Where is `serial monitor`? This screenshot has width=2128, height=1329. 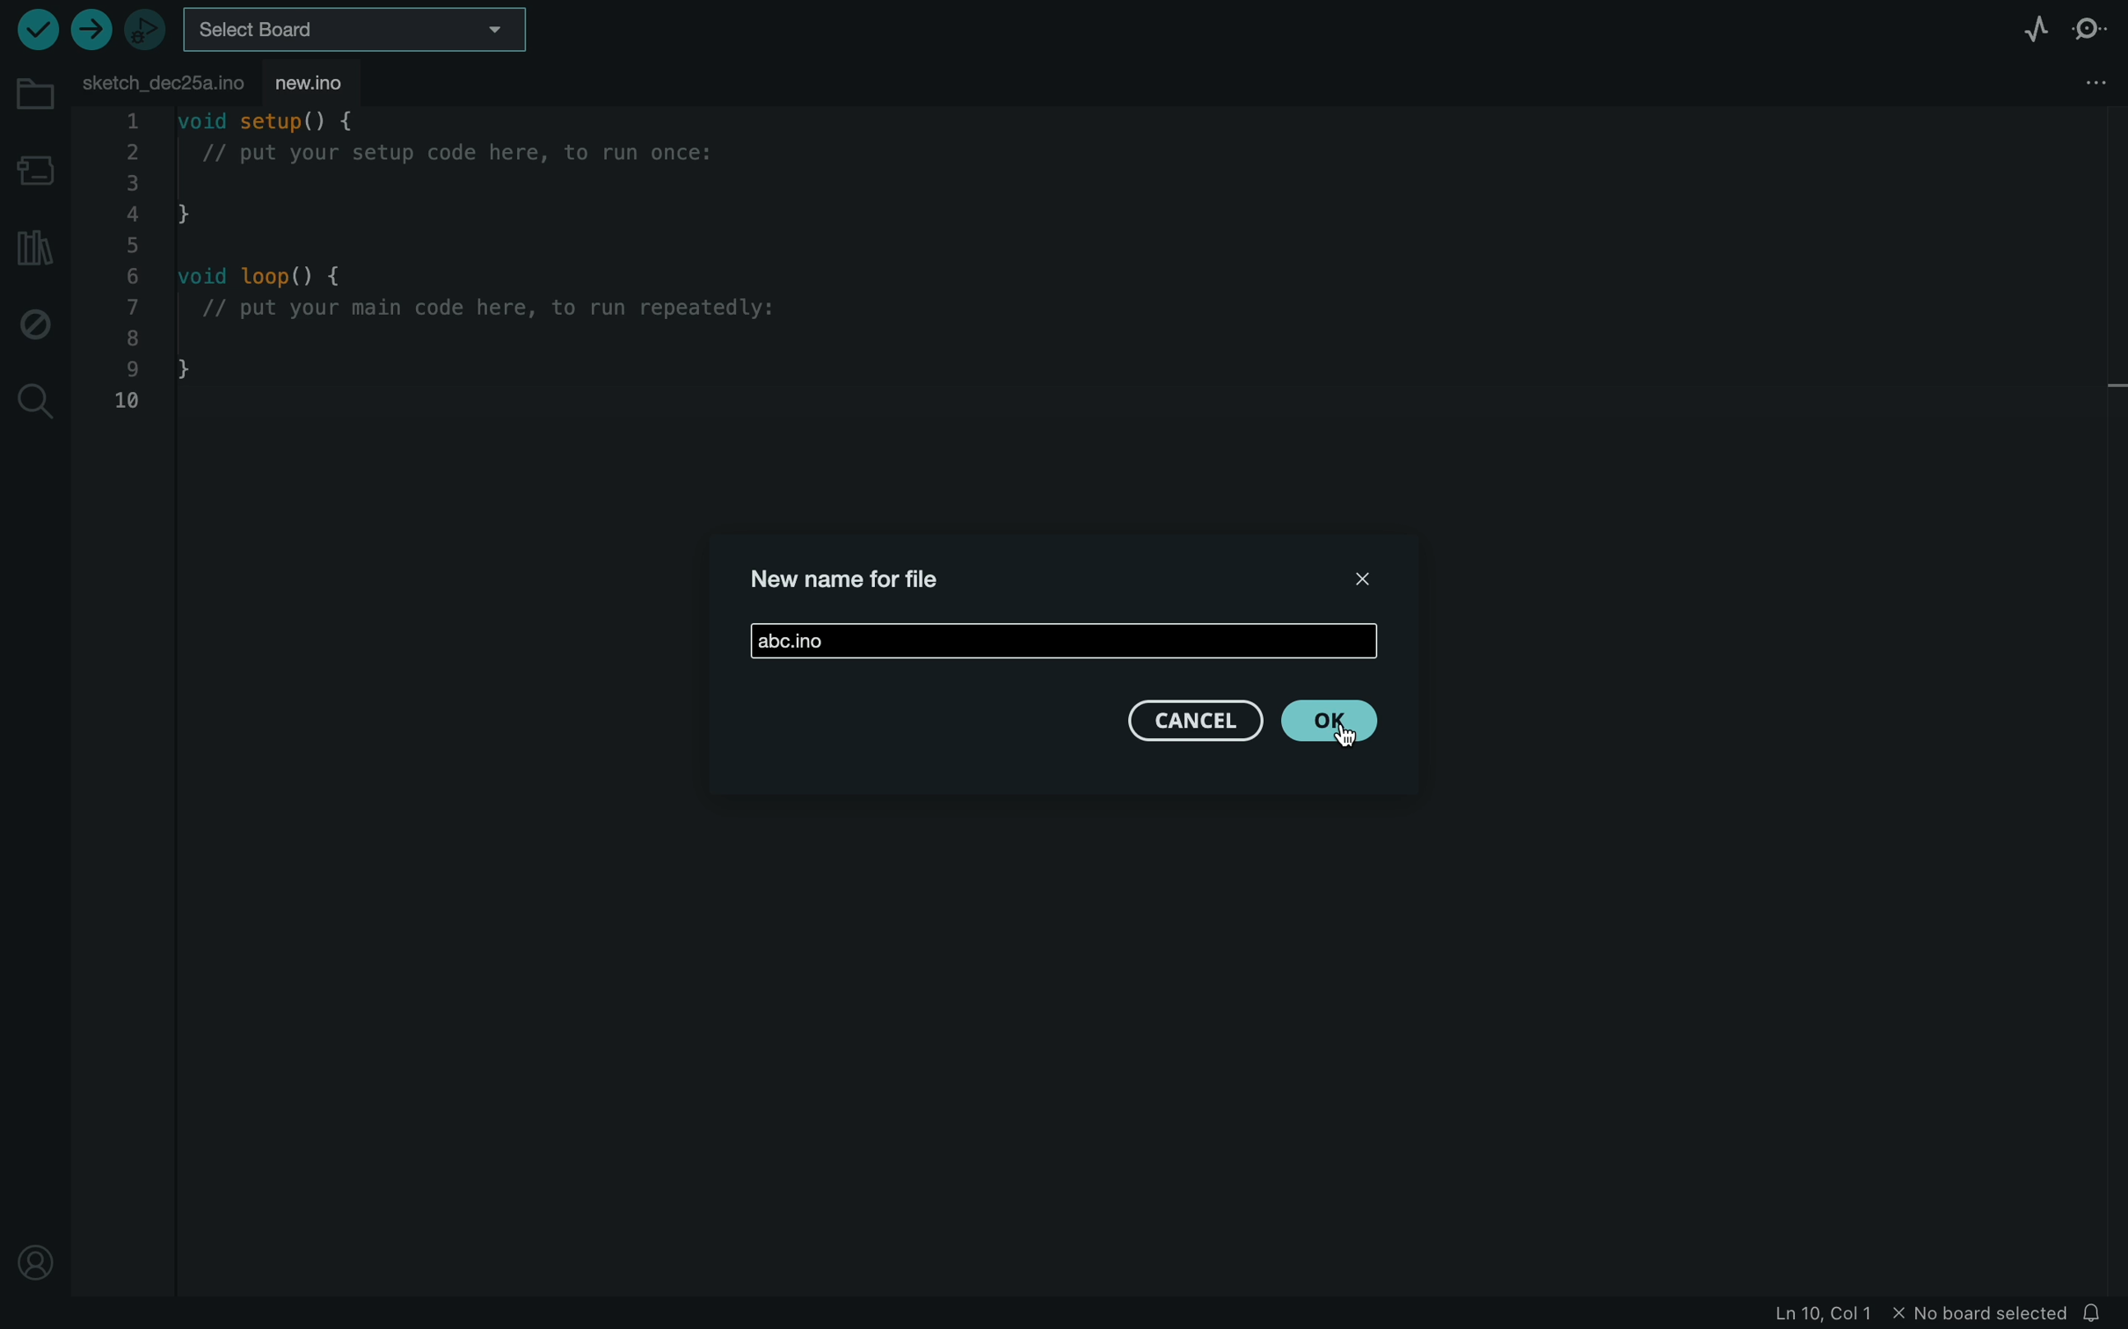
serial monitor is located at coordinates (2088, 31).